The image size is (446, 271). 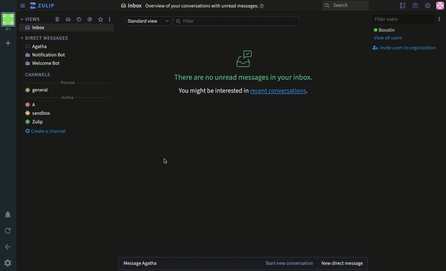 What do you see at coordinates (346, 5) in the screenshot?
I see `Search` at bounding box center [346, 5].